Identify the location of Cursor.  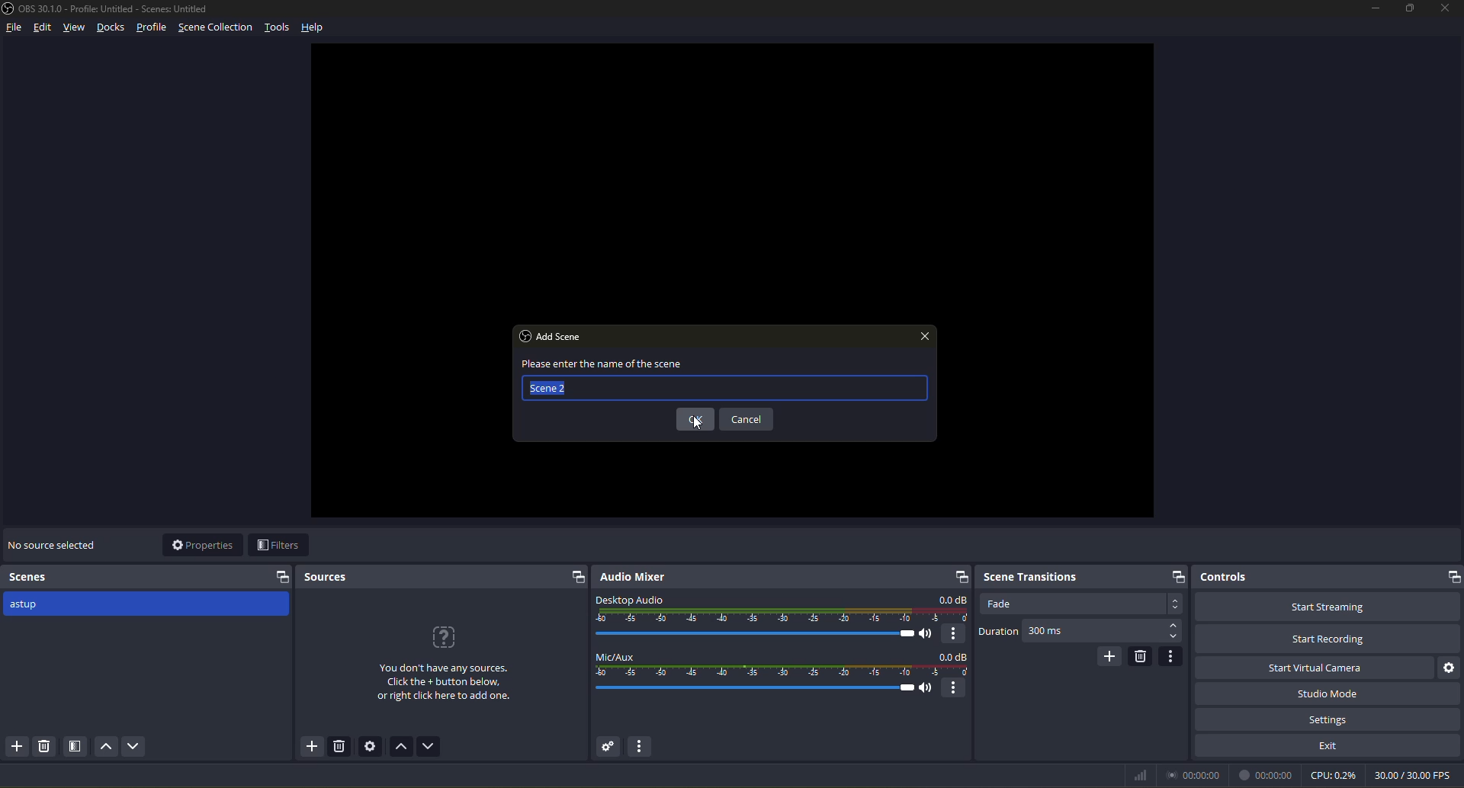
(697, 423).